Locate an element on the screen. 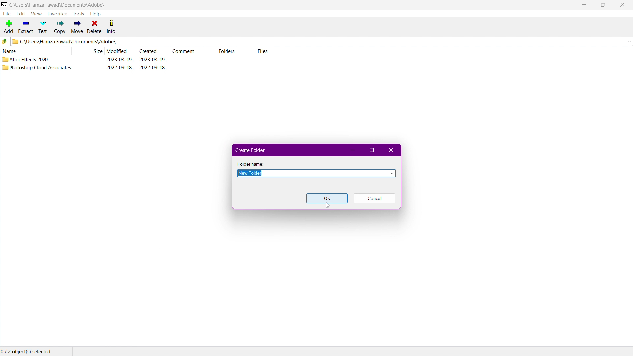  Info is located at coordinates (114, 27).